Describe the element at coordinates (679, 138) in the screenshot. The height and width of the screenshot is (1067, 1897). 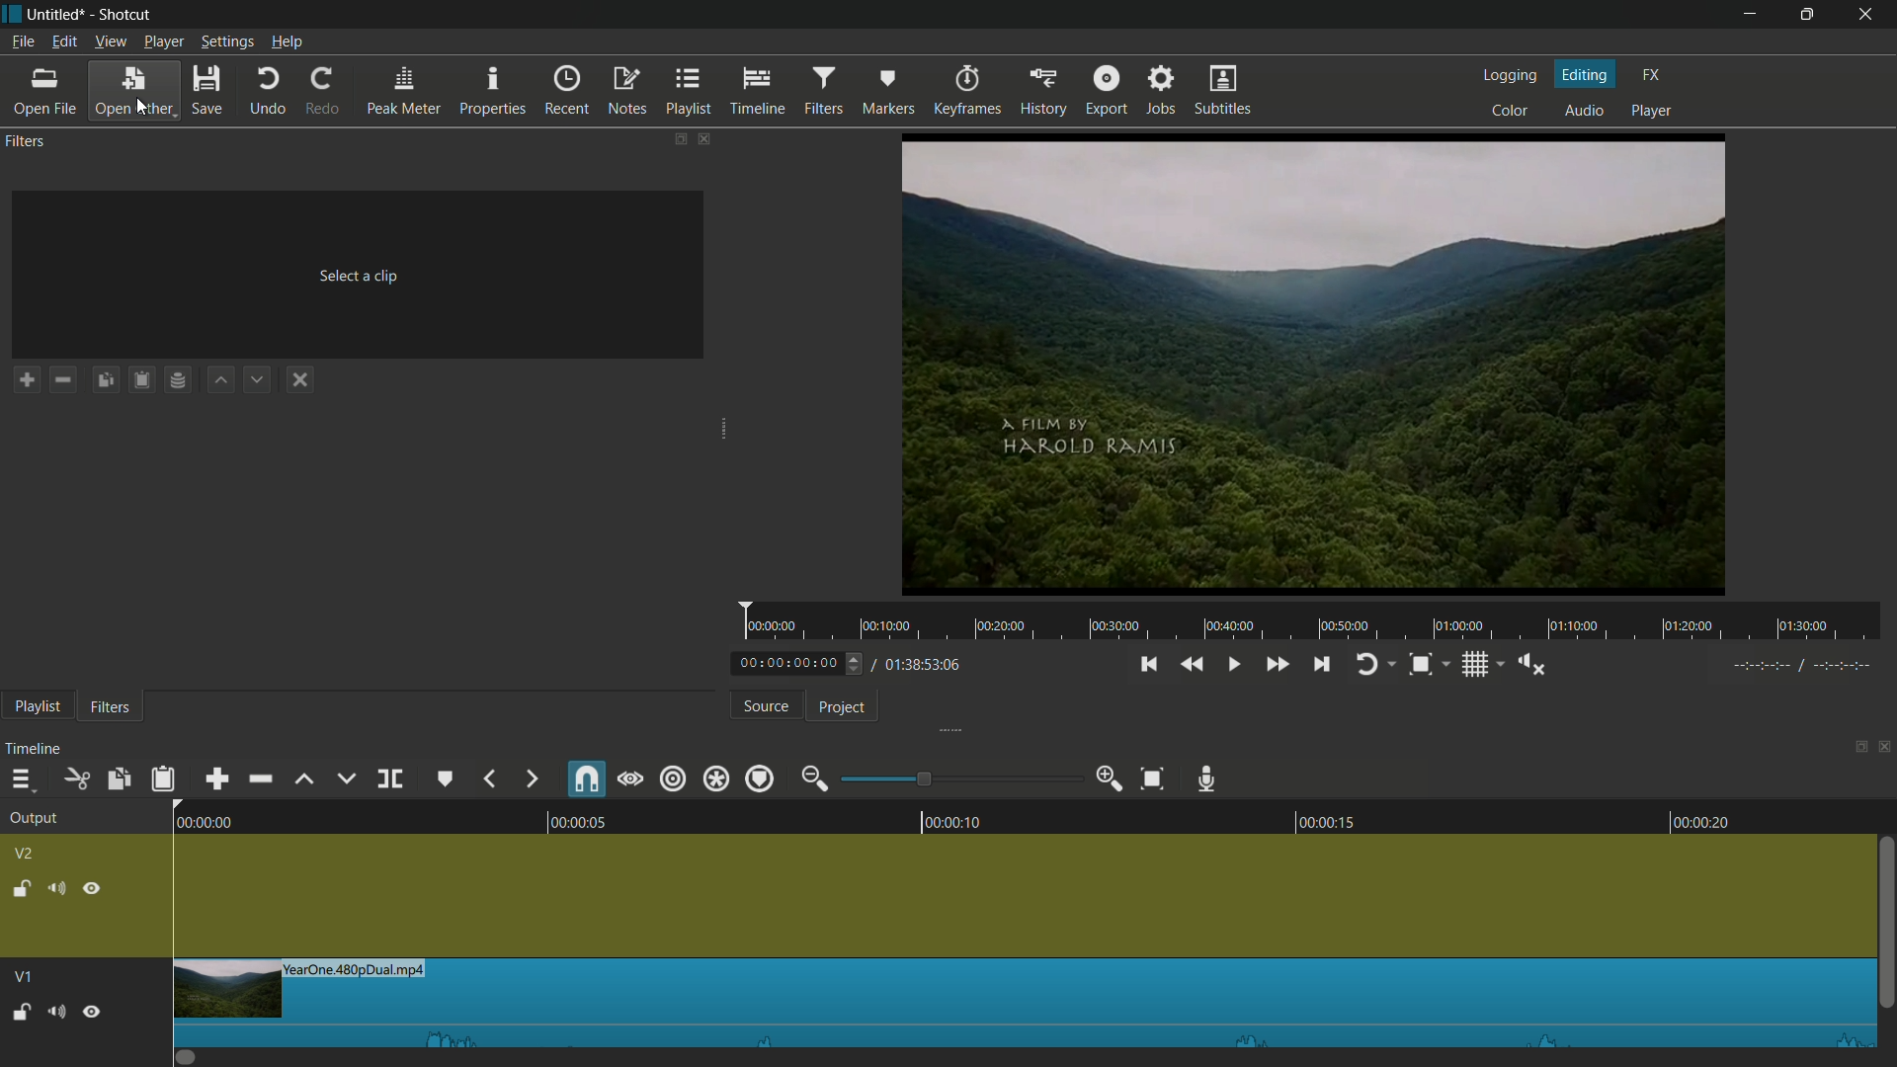
I see `change layout` at that location.